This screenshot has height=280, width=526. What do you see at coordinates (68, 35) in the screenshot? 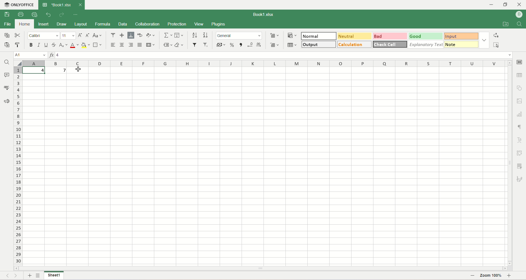
I see `font size` at bounding box center [68, 35].